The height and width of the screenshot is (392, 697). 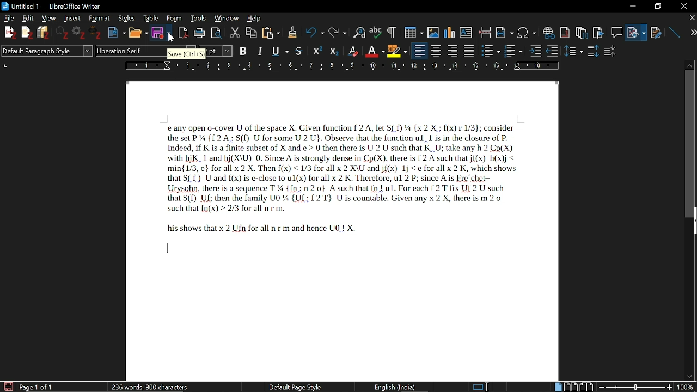 I want to click on English(India), so click(x=399, y=386).